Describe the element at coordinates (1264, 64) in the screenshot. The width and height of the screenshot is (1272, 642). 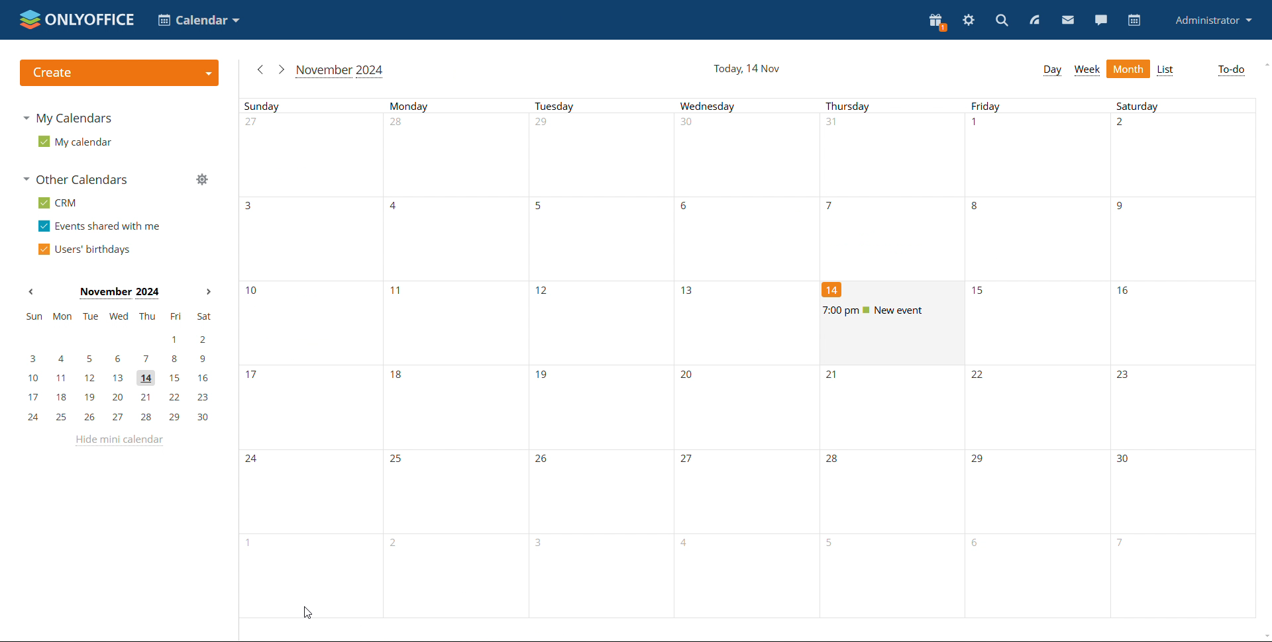
I see `scroll up` at that location.